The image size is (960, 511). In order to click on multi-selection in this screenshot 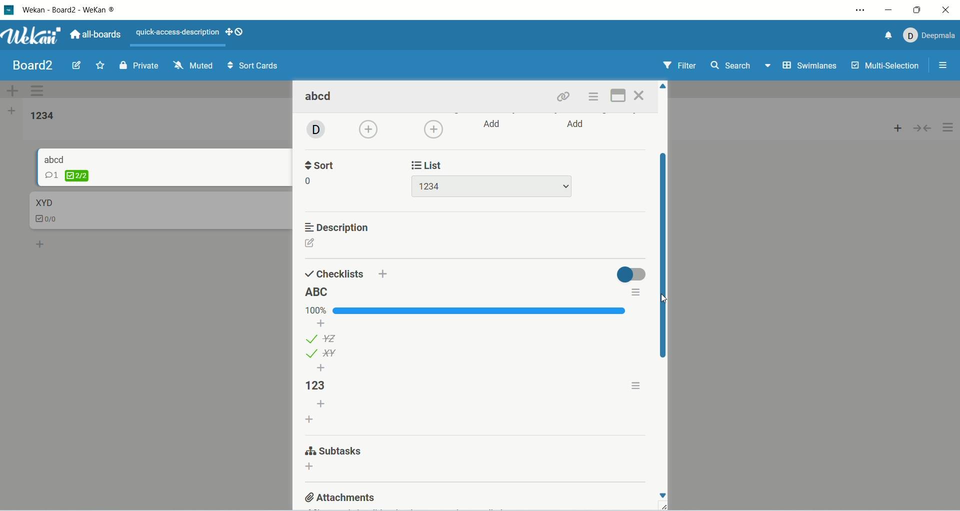, I will do `click(886, 67)`.